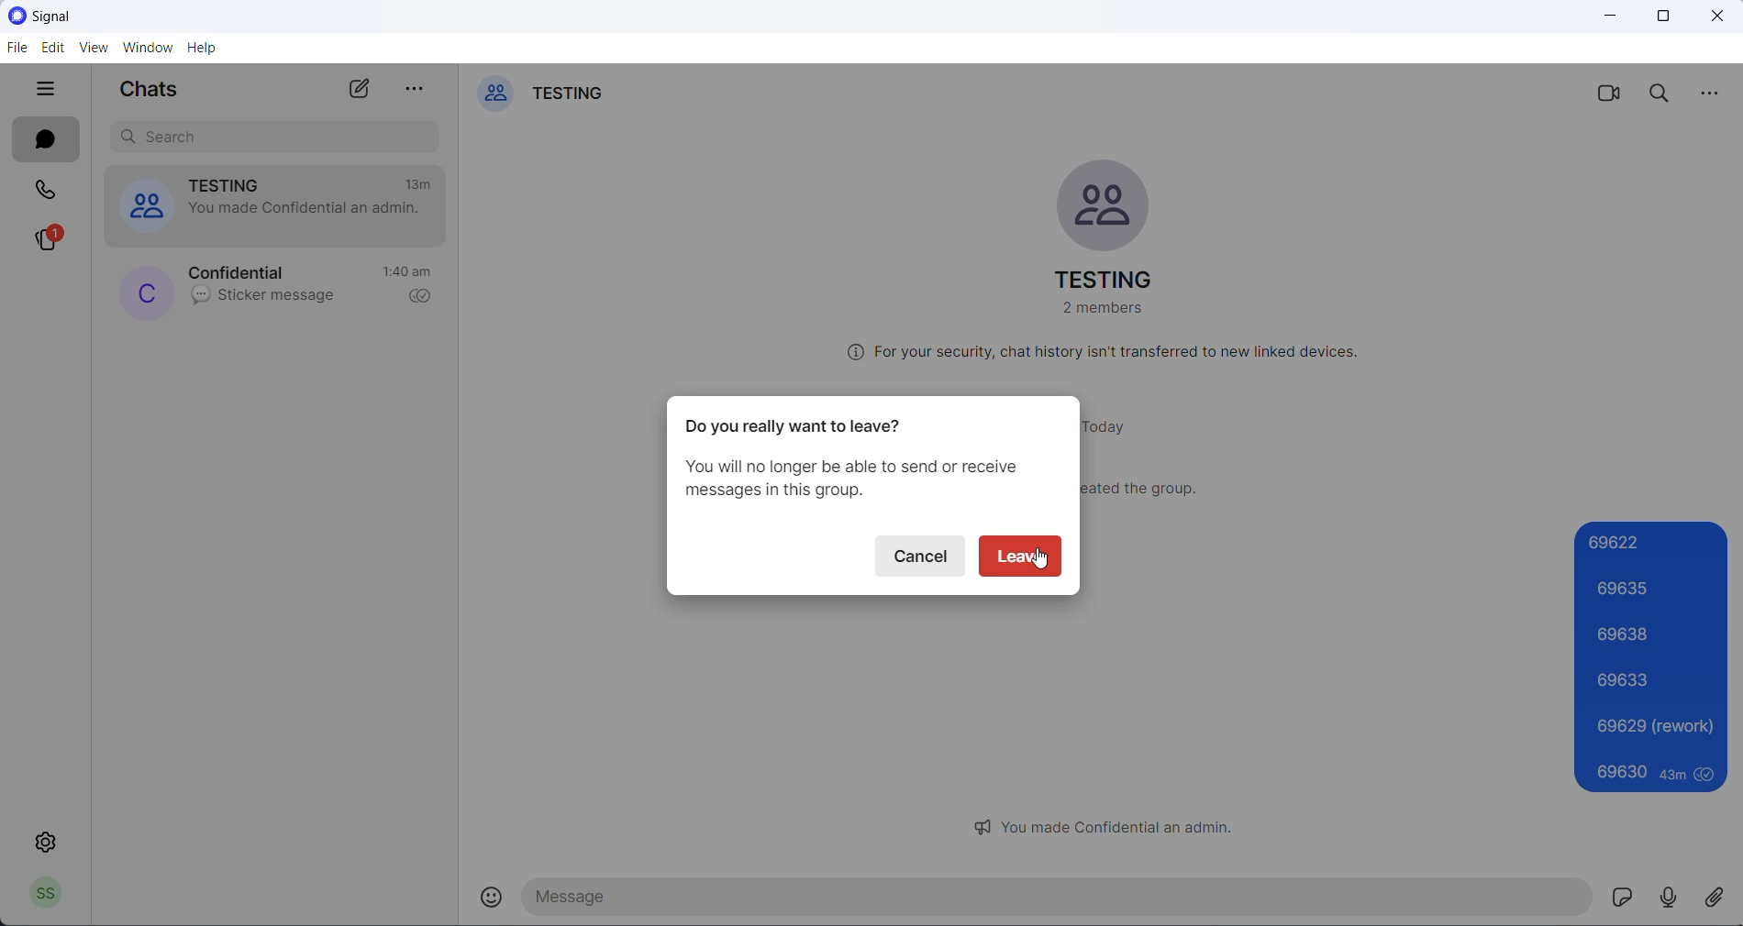 Image resolution: width=1743 pixels, height=926 pixels. I want to click on total group members, so click(1101, 312).